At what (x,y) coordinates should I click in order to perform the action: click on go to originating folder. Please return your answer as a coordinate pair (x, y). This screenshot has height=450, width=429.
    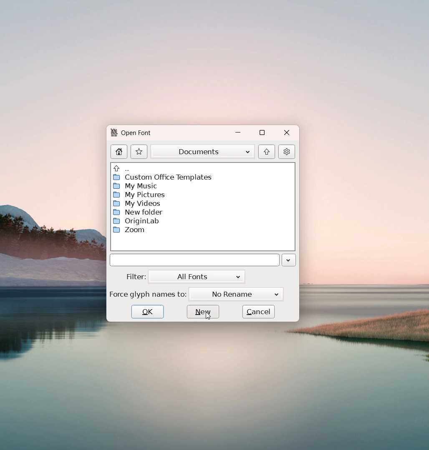
    Looking at the image, I should click on (266, 152).